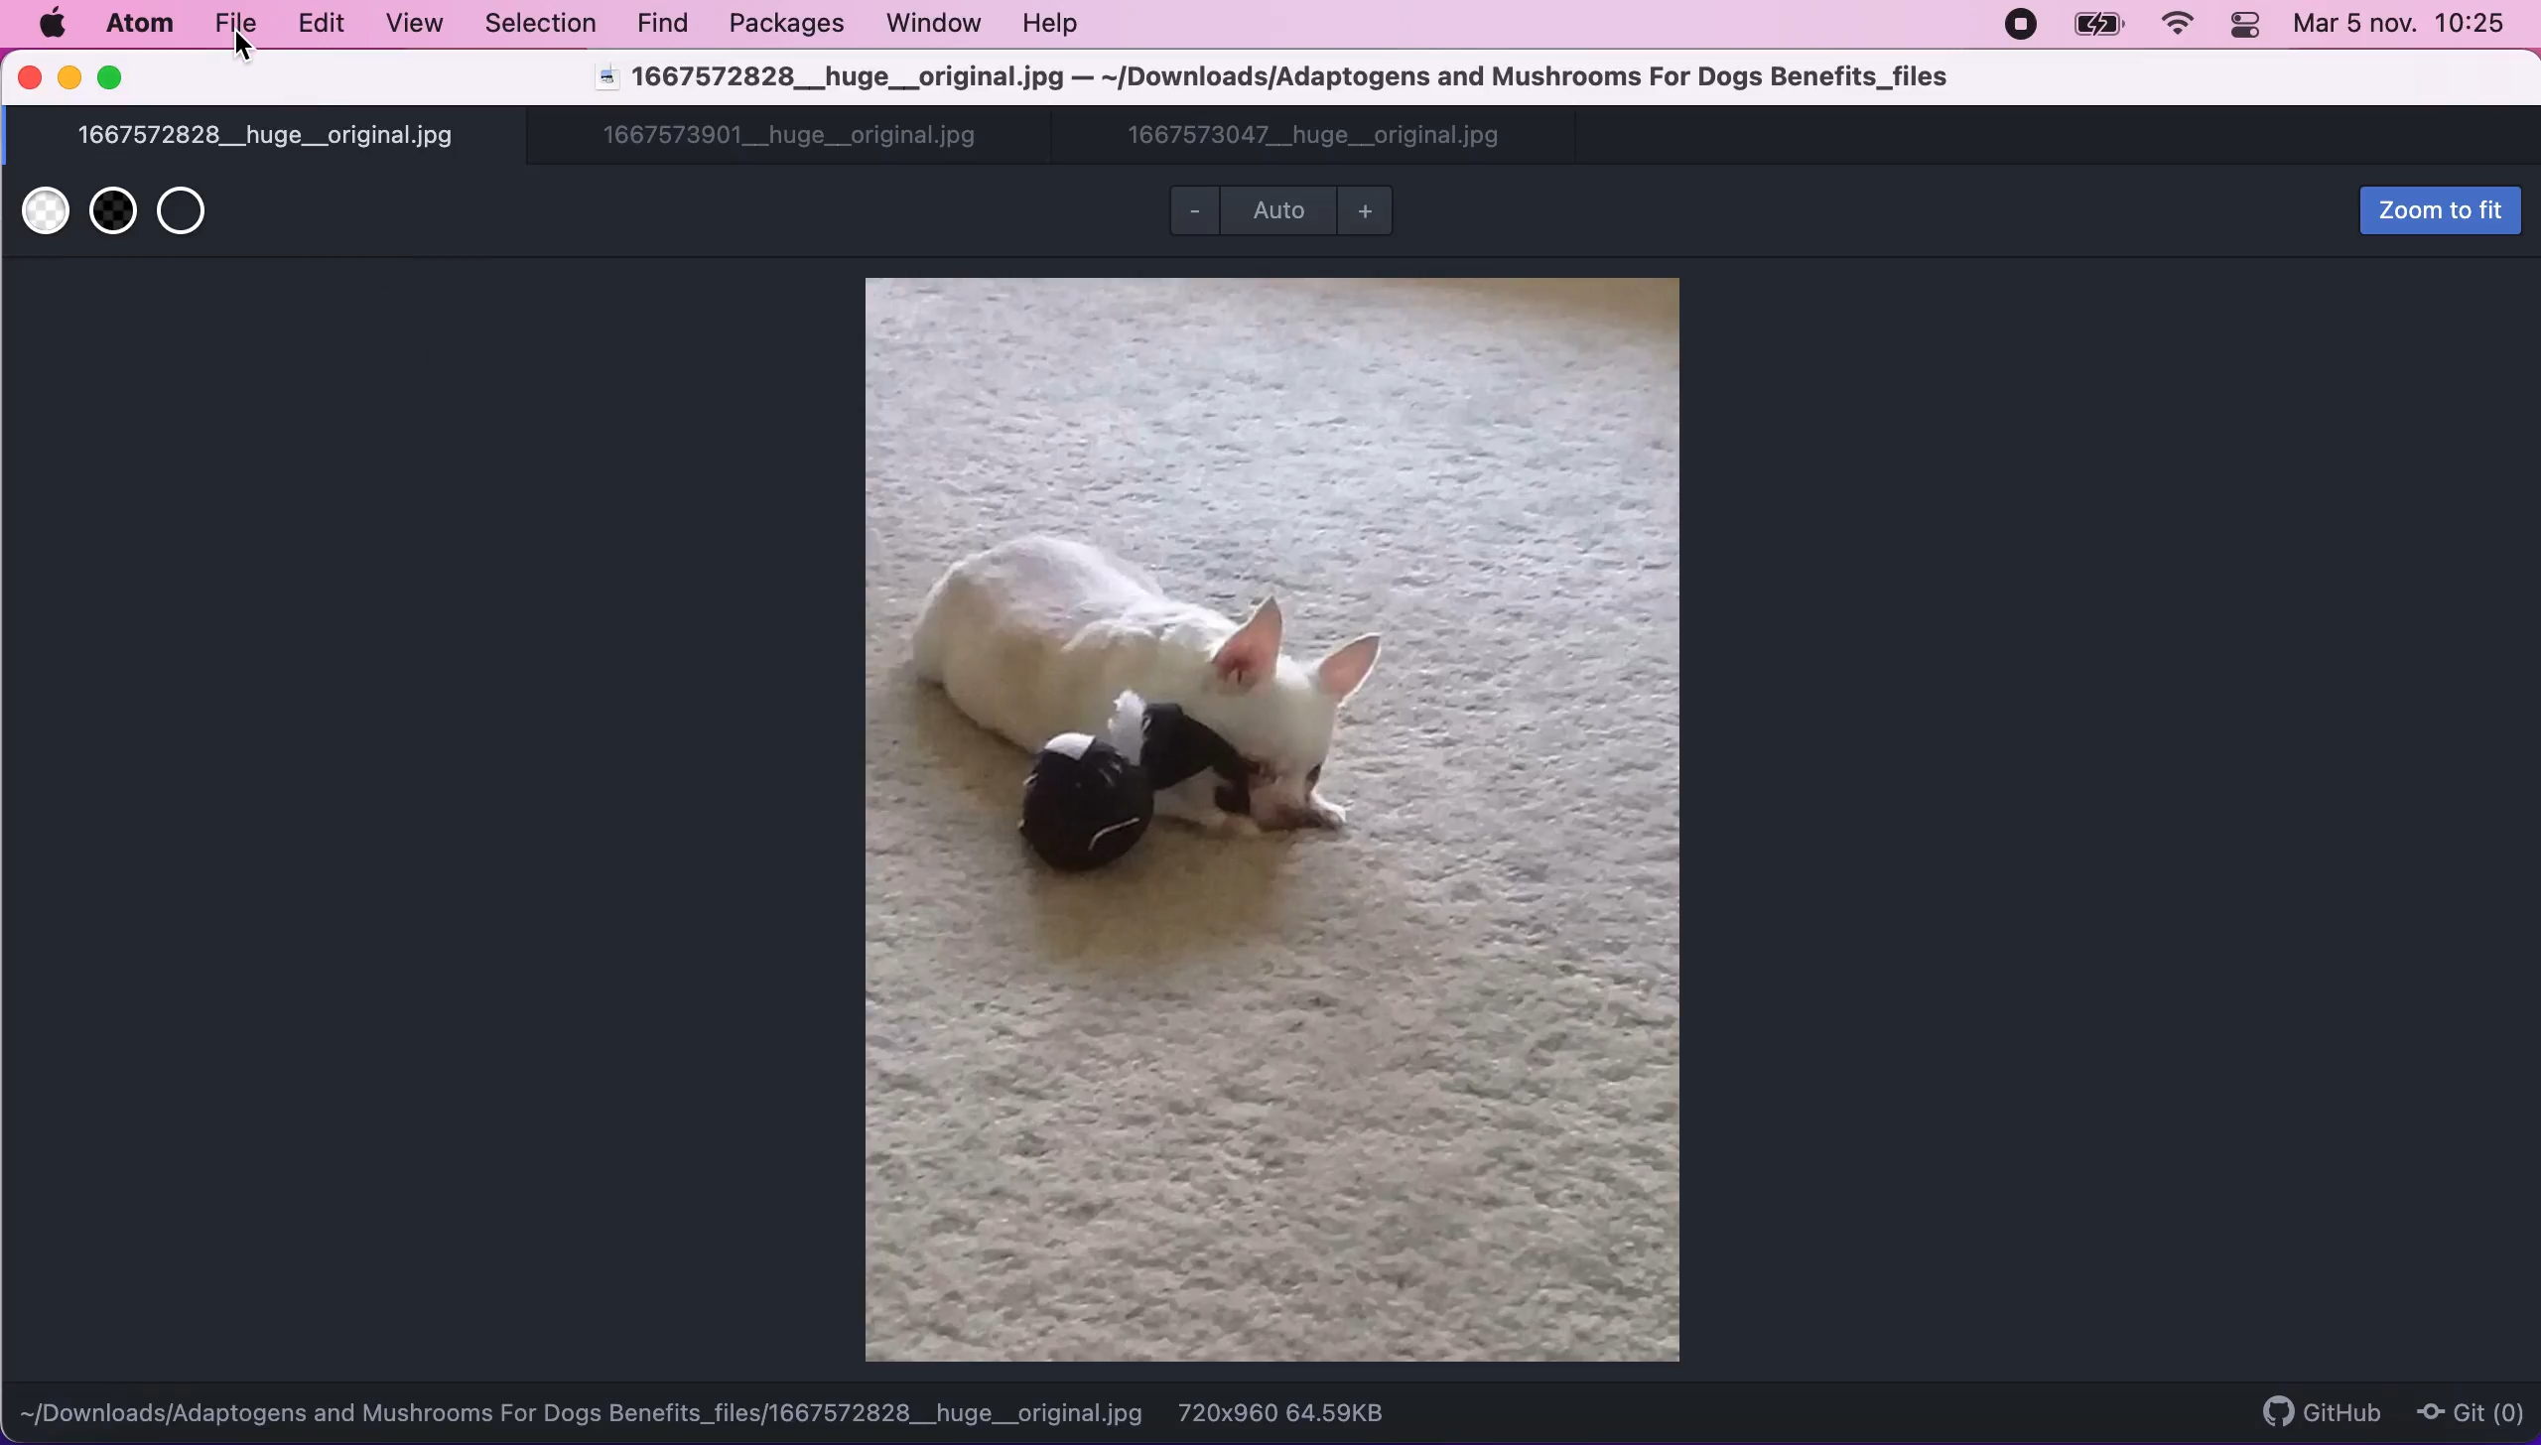 The image size is (2541, 1445). What do you see at coordinates (69, 79) in the screenshot?
I see `minimize` at bounding box center [69, 79].